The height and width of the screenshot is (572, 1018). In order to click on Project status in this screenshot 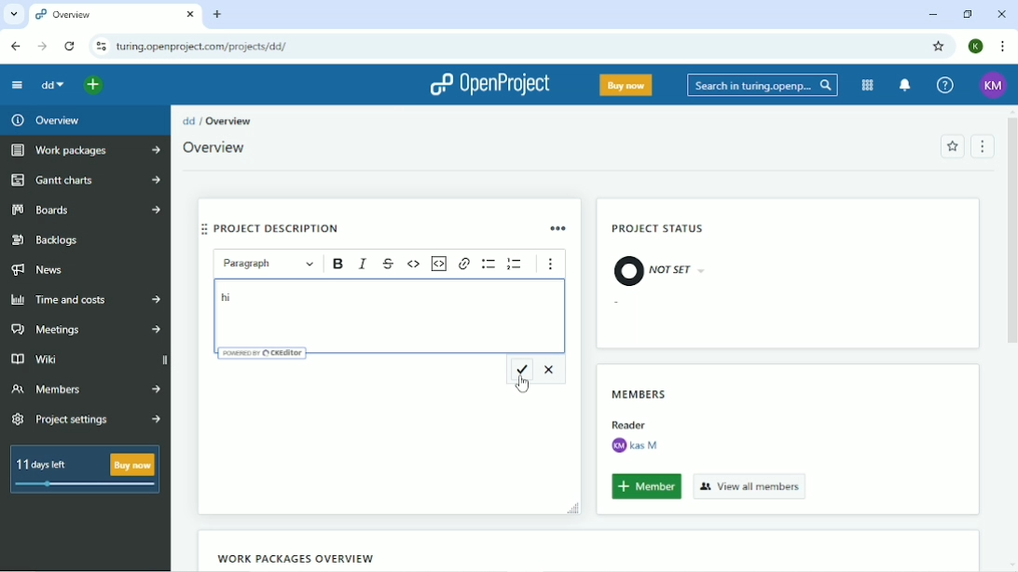, I will do `click(660, 230)`.